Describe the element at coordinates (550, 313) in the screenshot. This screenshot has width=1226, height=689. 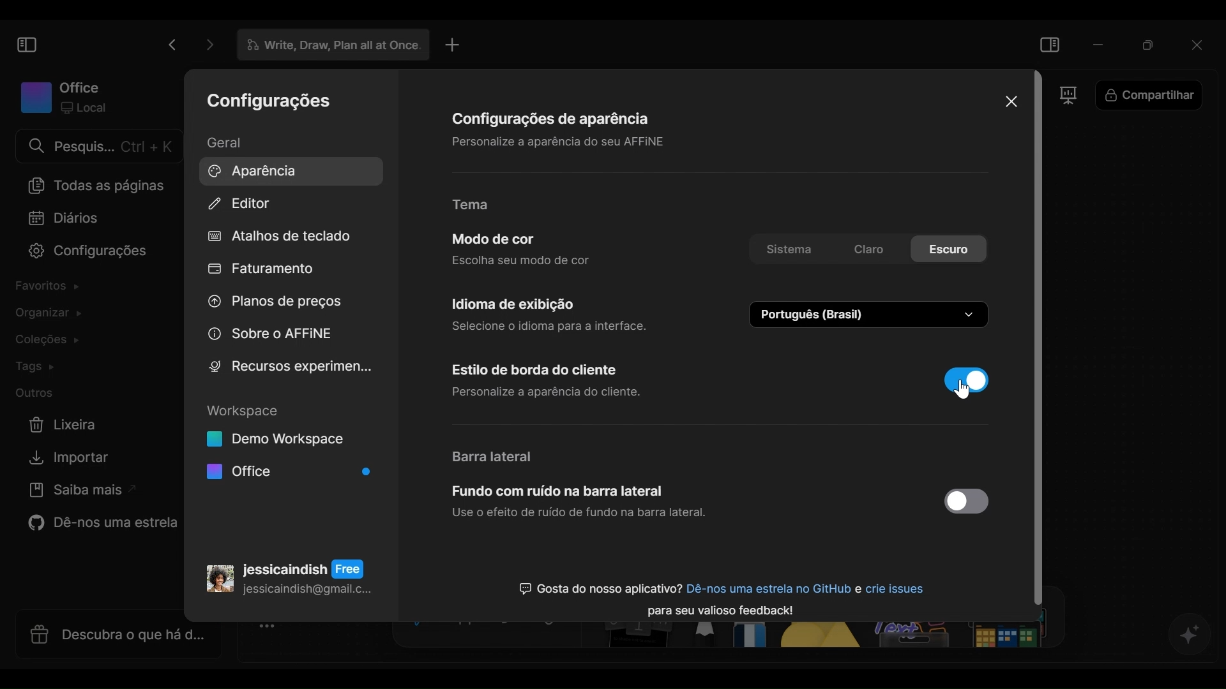
I see `Display settings` at that location.